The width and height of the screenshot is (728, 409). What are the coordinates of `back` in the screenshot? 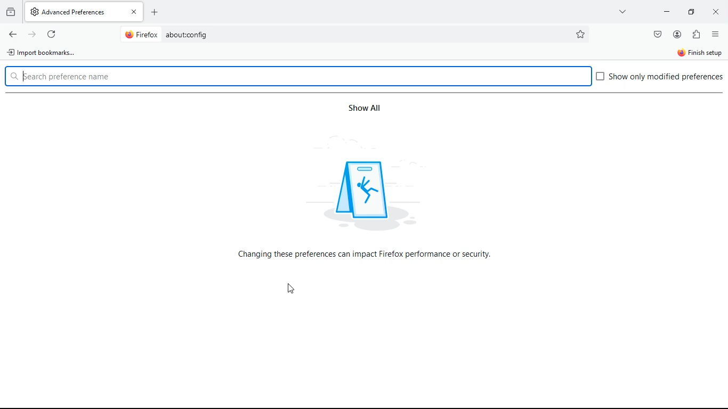 It's located at (12, 34).